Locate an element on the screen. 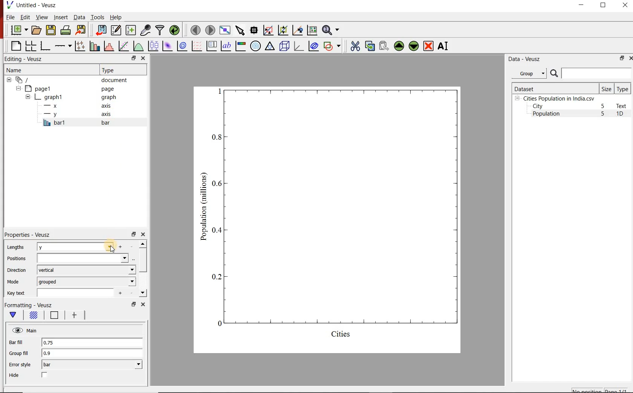  plot points with lines and errorbars is located at coordinates (79, 46).